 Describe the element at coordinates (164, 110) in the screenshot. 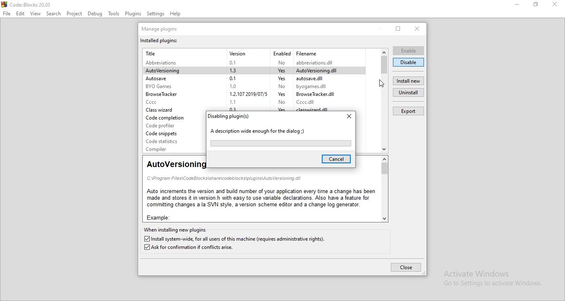

I see `Class wizard` at that location.